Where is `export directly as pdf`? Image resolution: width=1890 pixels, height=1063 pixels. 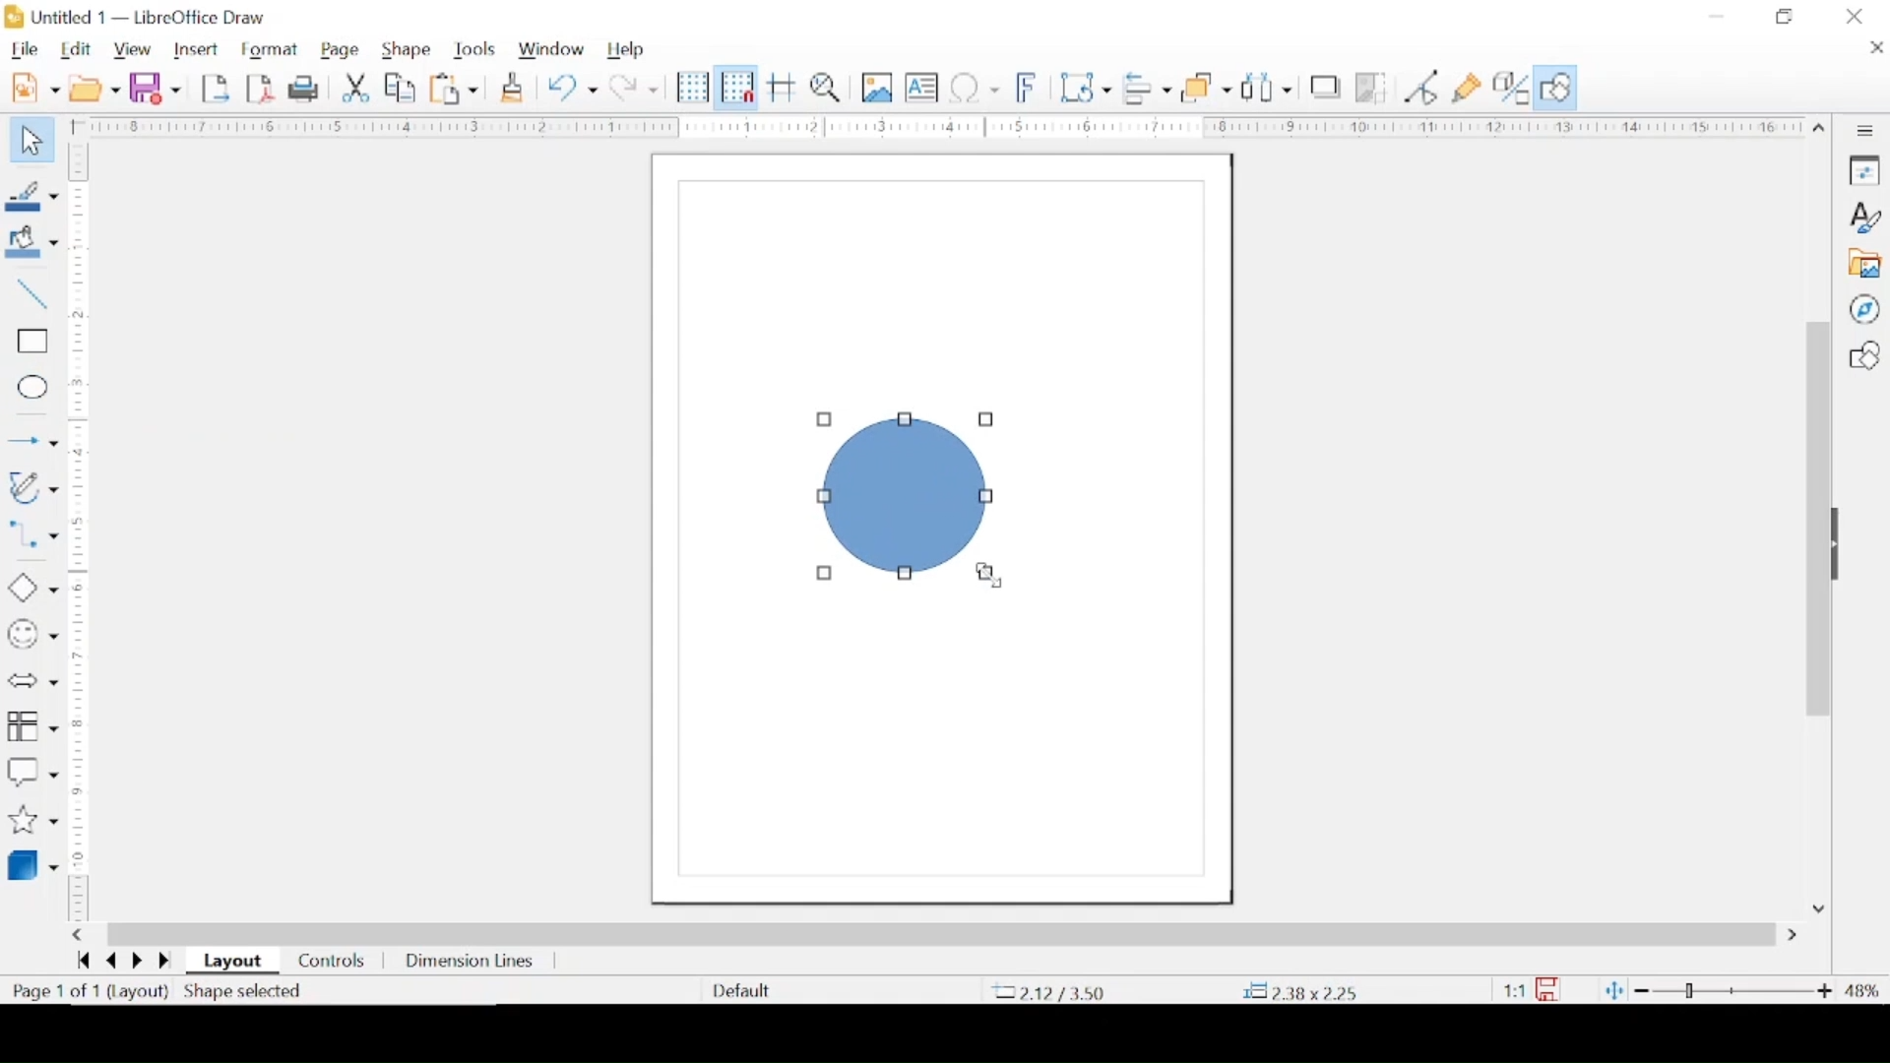
export directly as pdf is located at coordinates (261, 89).